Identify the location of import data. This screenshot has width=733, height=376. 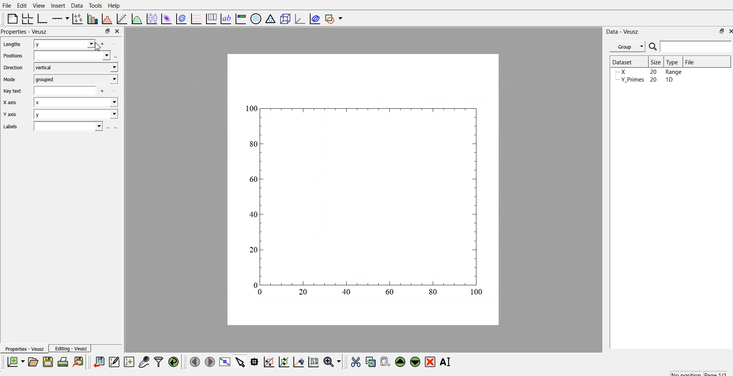
(99, 361).